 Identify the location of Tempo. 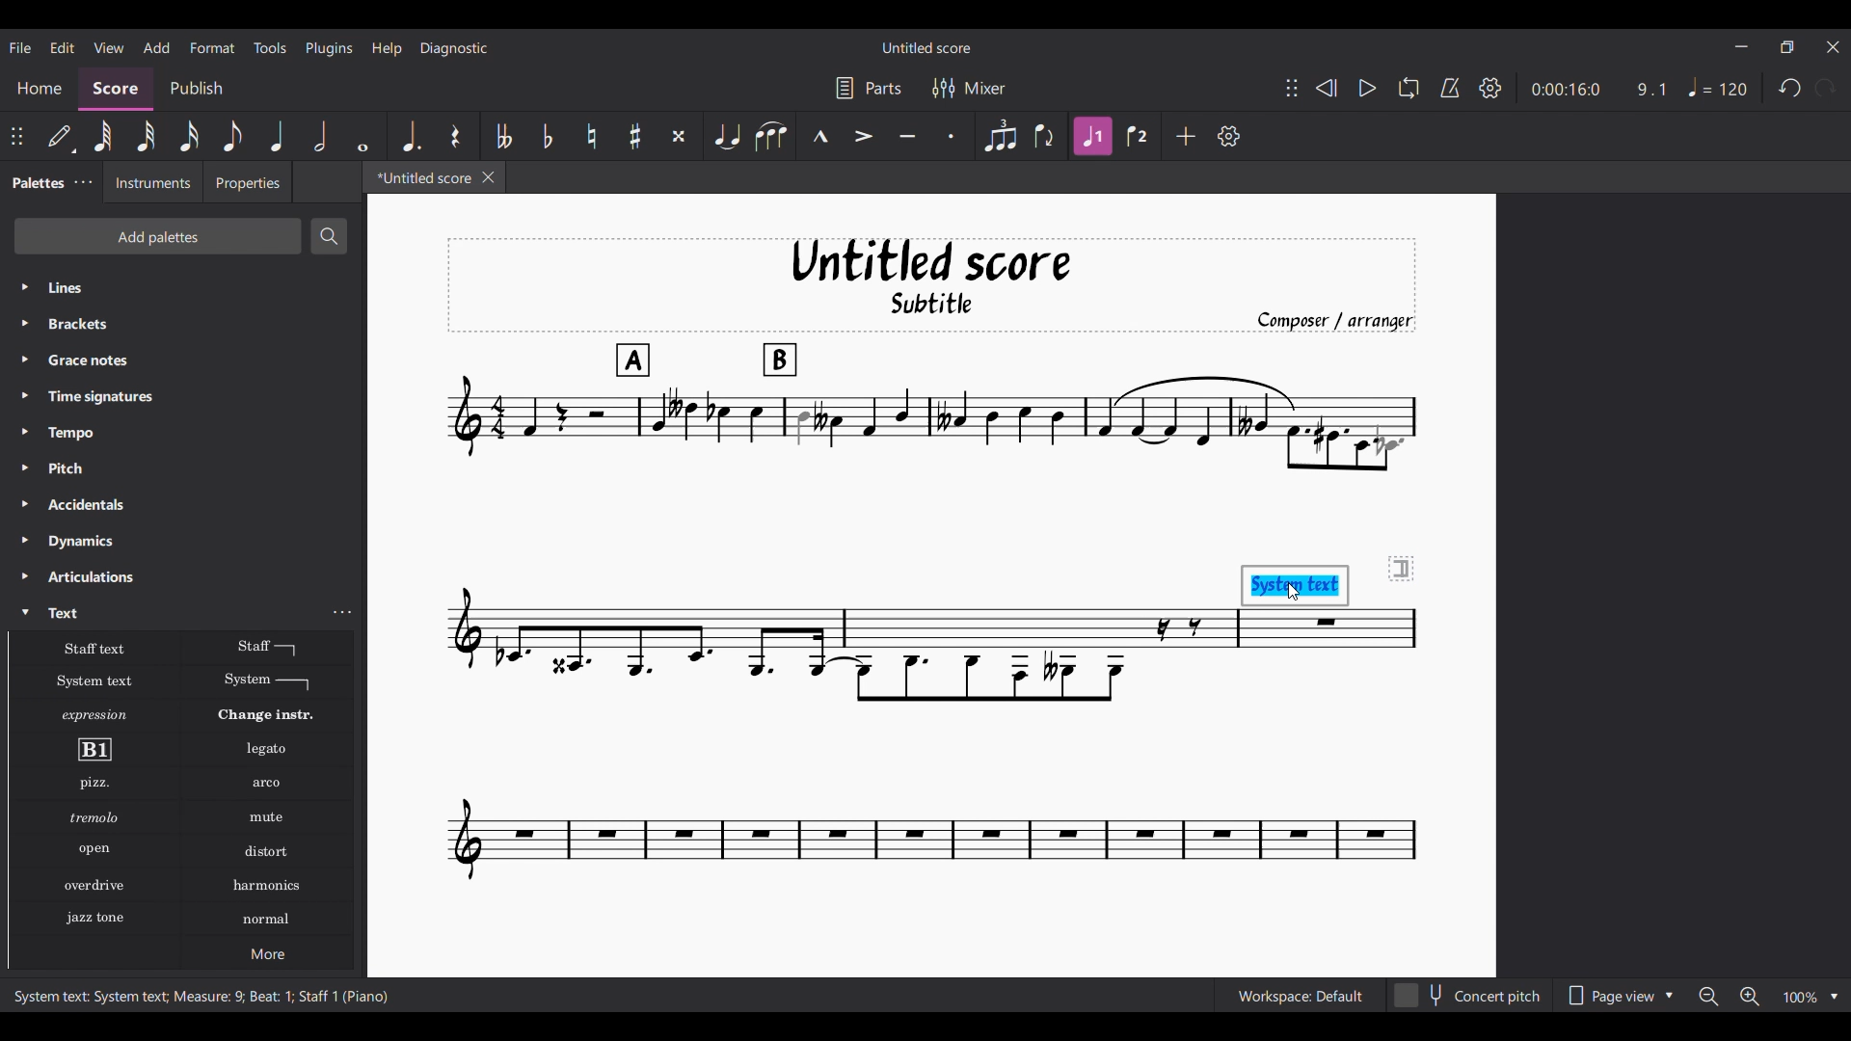
(183, 433).